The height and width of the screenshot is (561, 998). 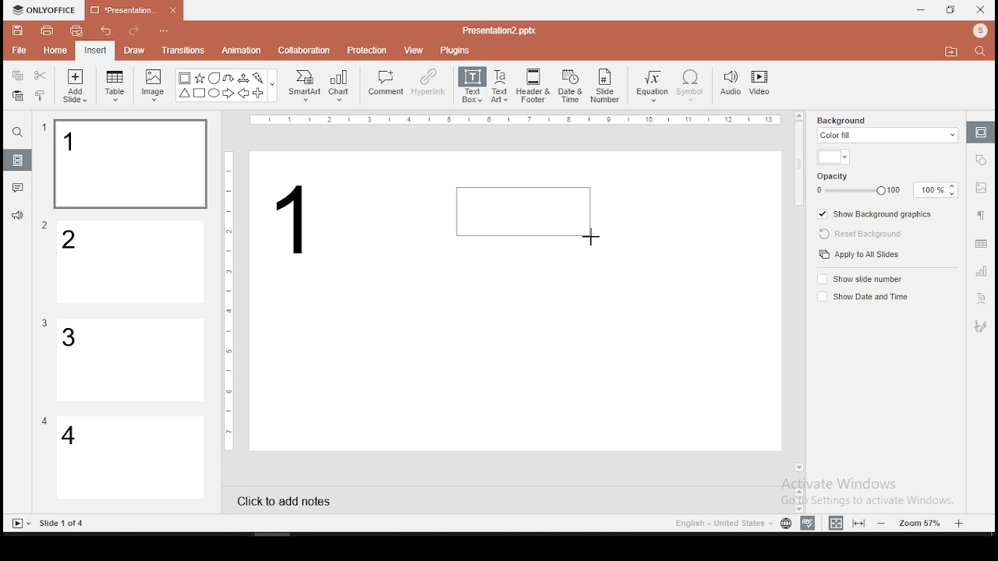 What do you see at coordinates (985, 52) in the screenshot?
I see `Search` at bounding box center [985, 52].